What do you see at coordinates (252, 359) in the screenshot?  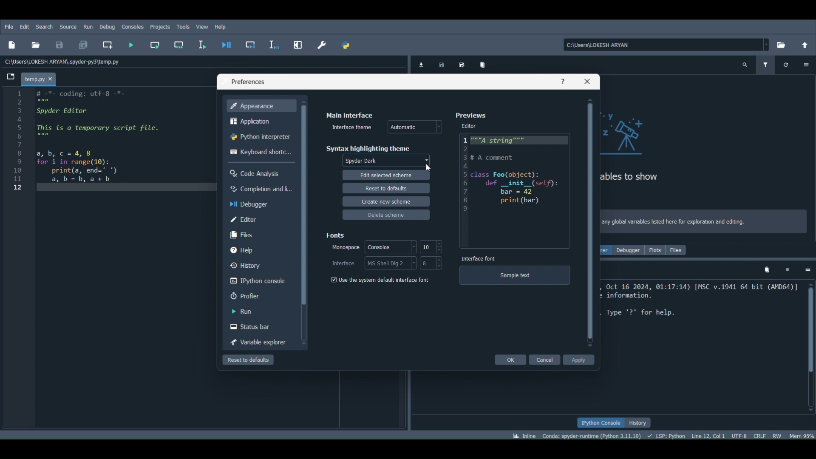 I see `Reset to defaults` at bounding box center [252, 359].